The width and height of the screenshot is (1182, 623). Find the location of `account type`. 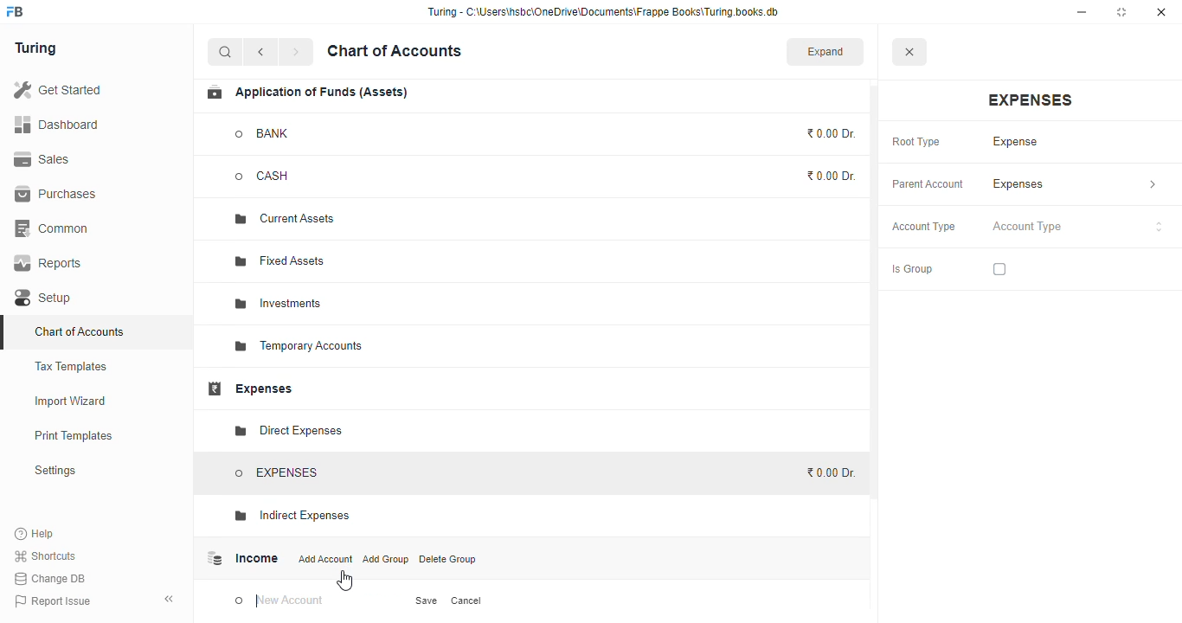

account type is located at coordinates (924, 227).